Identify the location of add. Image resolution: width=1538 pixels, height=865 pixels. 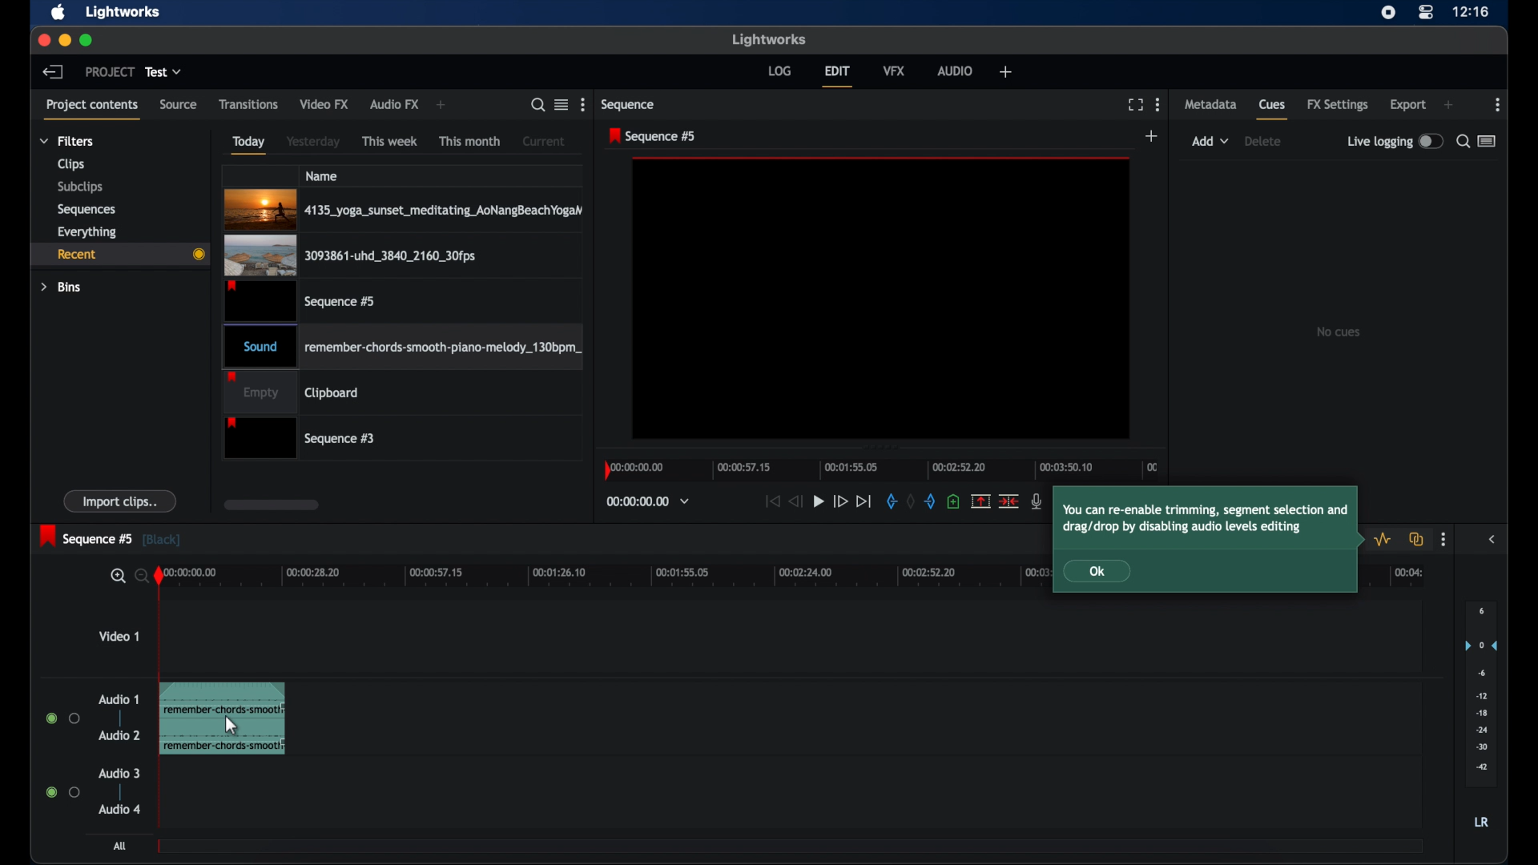
(1448, 105).